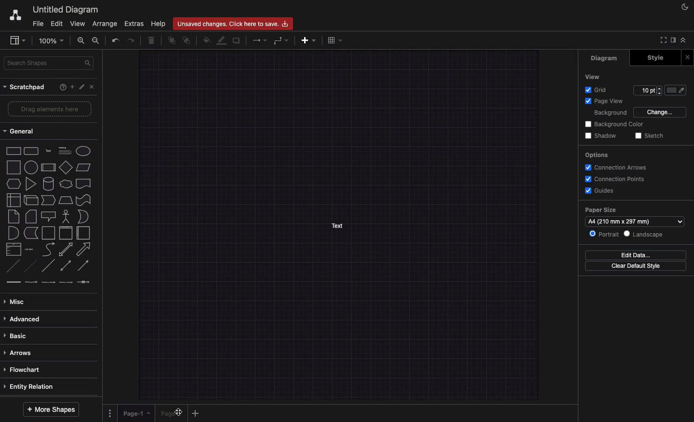 This screenshot has height=422, width=694. What do you see at coordinates (13, 14) in the screenshot?
I see `Draw.io` at bounding box center [13, 14].